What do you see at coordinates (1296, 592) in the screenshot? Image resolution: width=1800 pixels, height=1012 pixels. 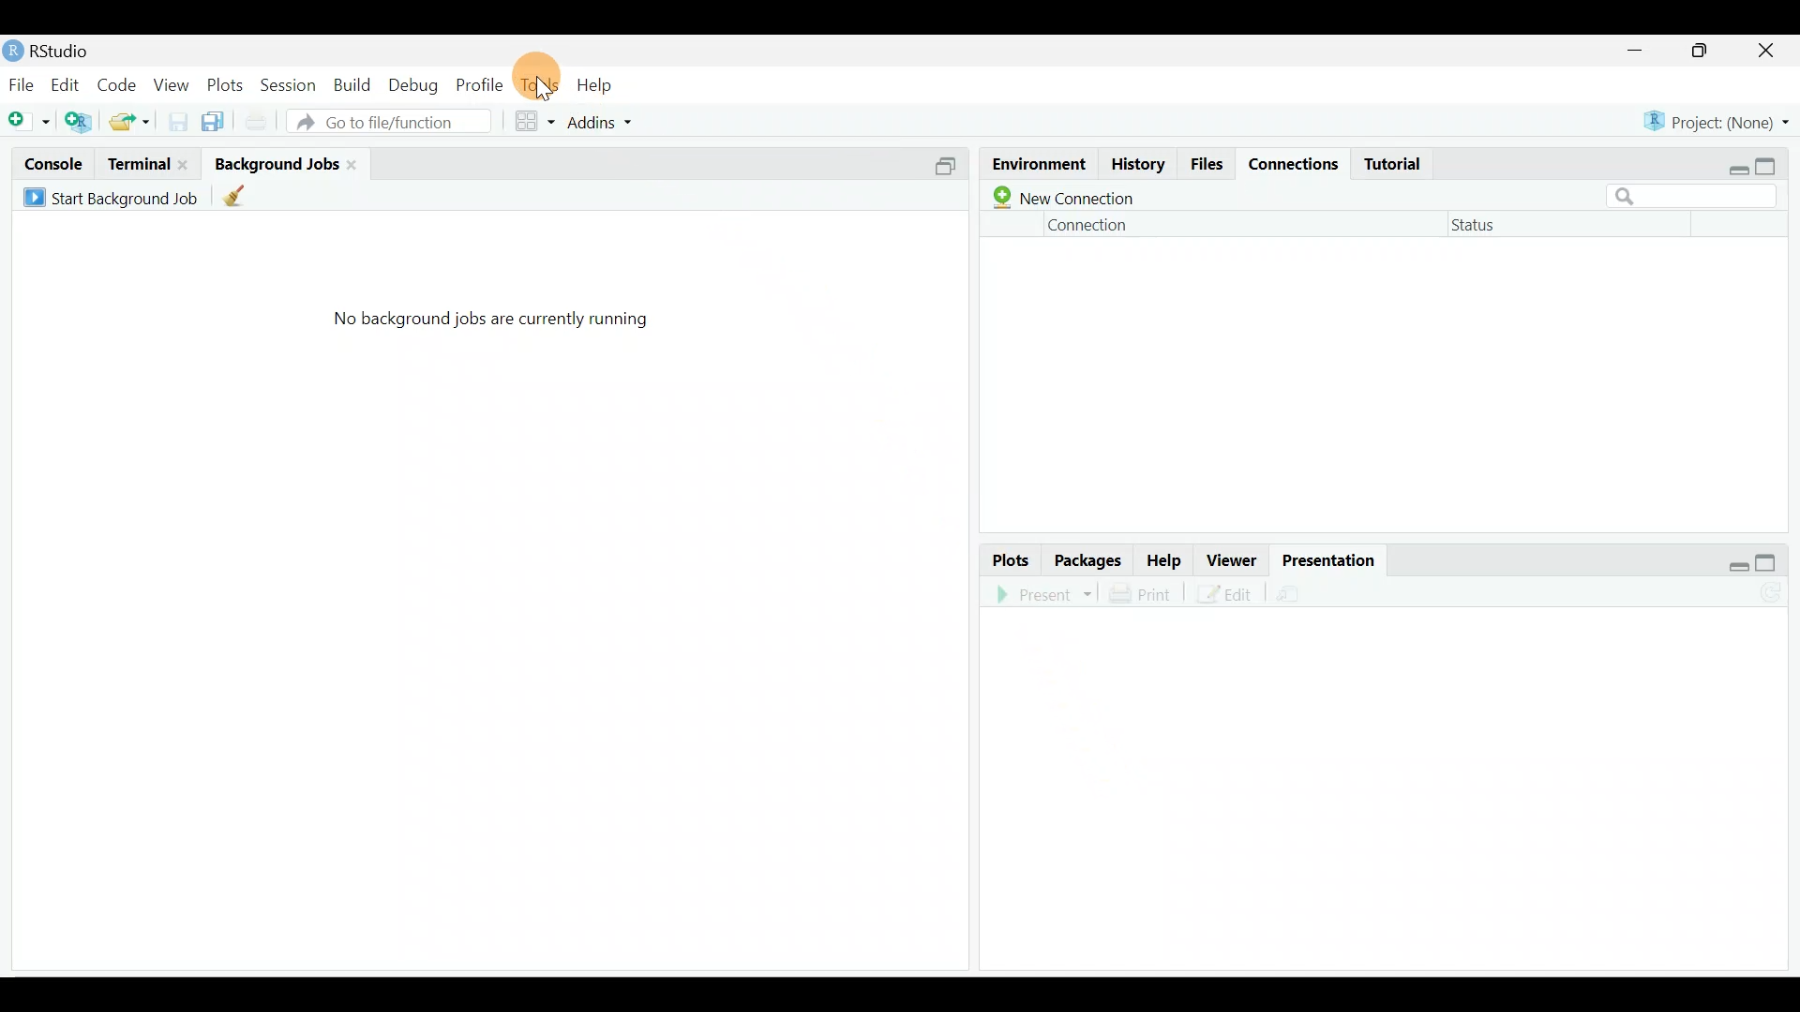 I see `Present in an external web browser` at bounding box center [1296, 592].